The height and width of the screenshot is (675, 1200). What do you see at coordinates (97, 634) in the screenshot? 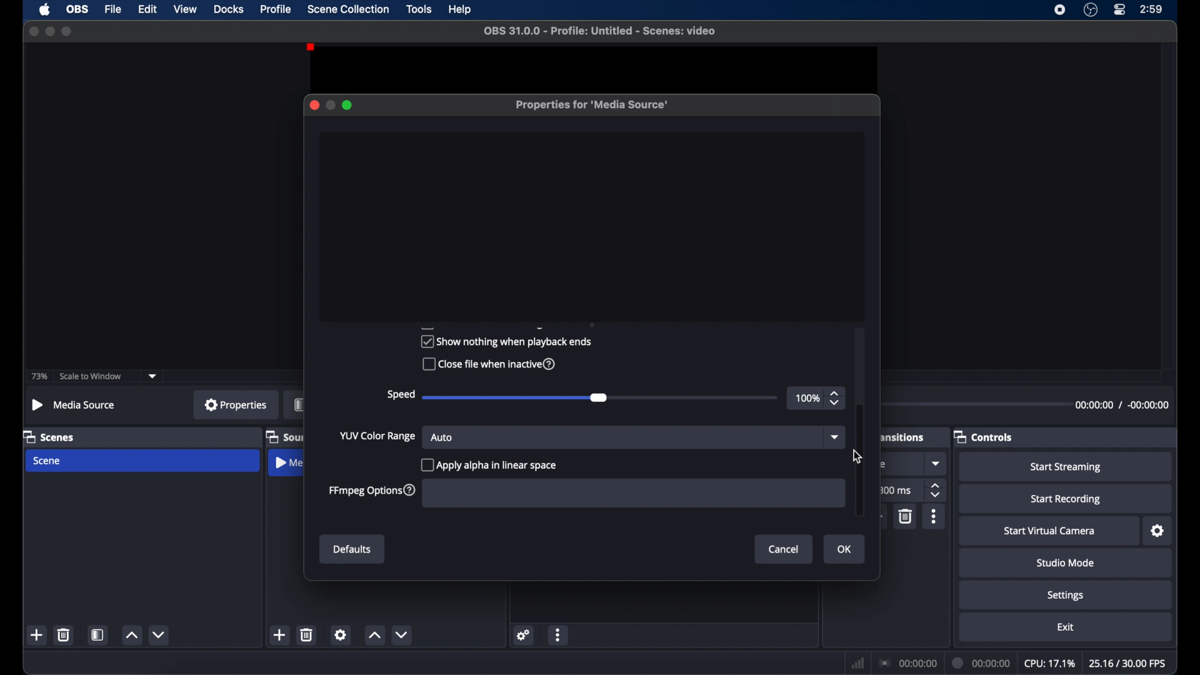
I see `scene filters` at bounding box center [97, 634].